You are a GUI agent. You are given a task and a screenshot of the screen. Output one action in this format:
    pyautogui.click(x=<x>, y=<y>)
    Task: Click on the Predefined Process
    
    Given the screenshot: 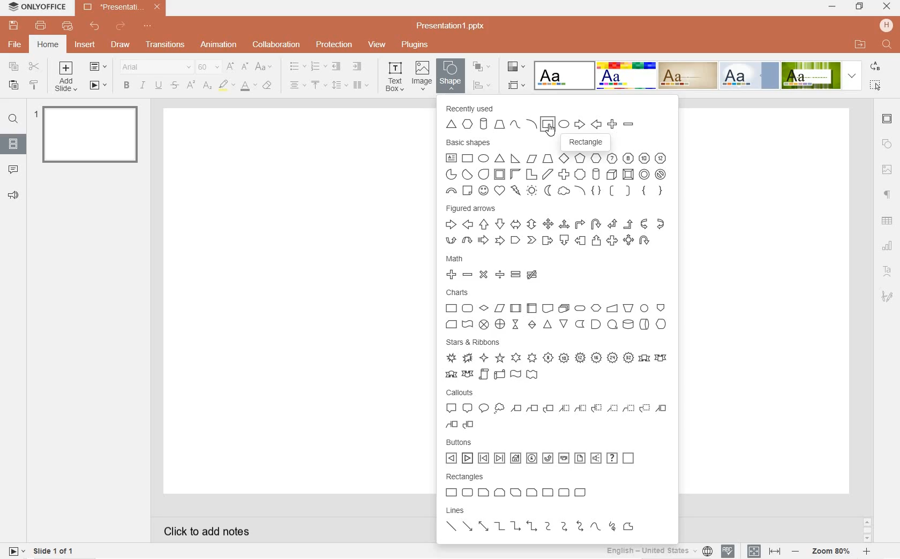 What is the action you would take?
    pyautogui.click(x=516, y=308)
    